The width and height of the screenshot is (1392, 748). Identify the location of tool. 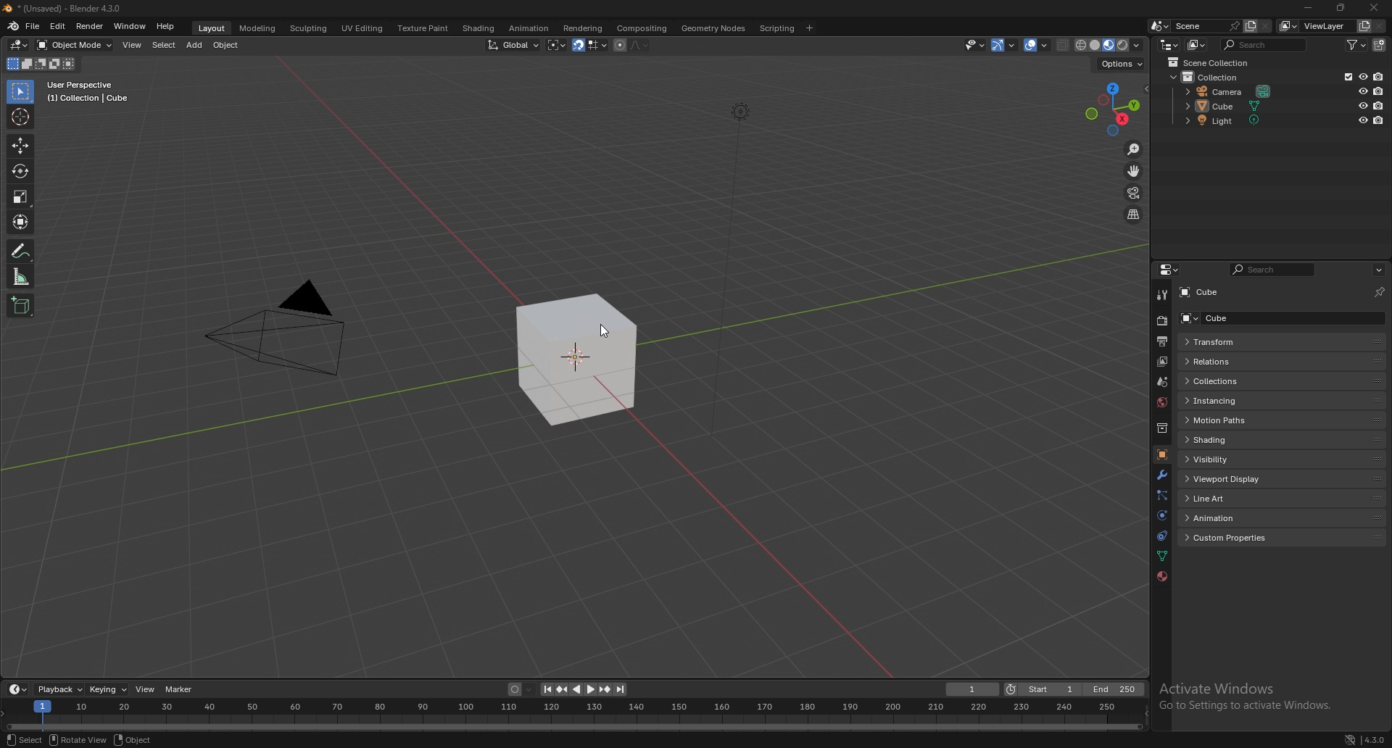
(1162, 294).